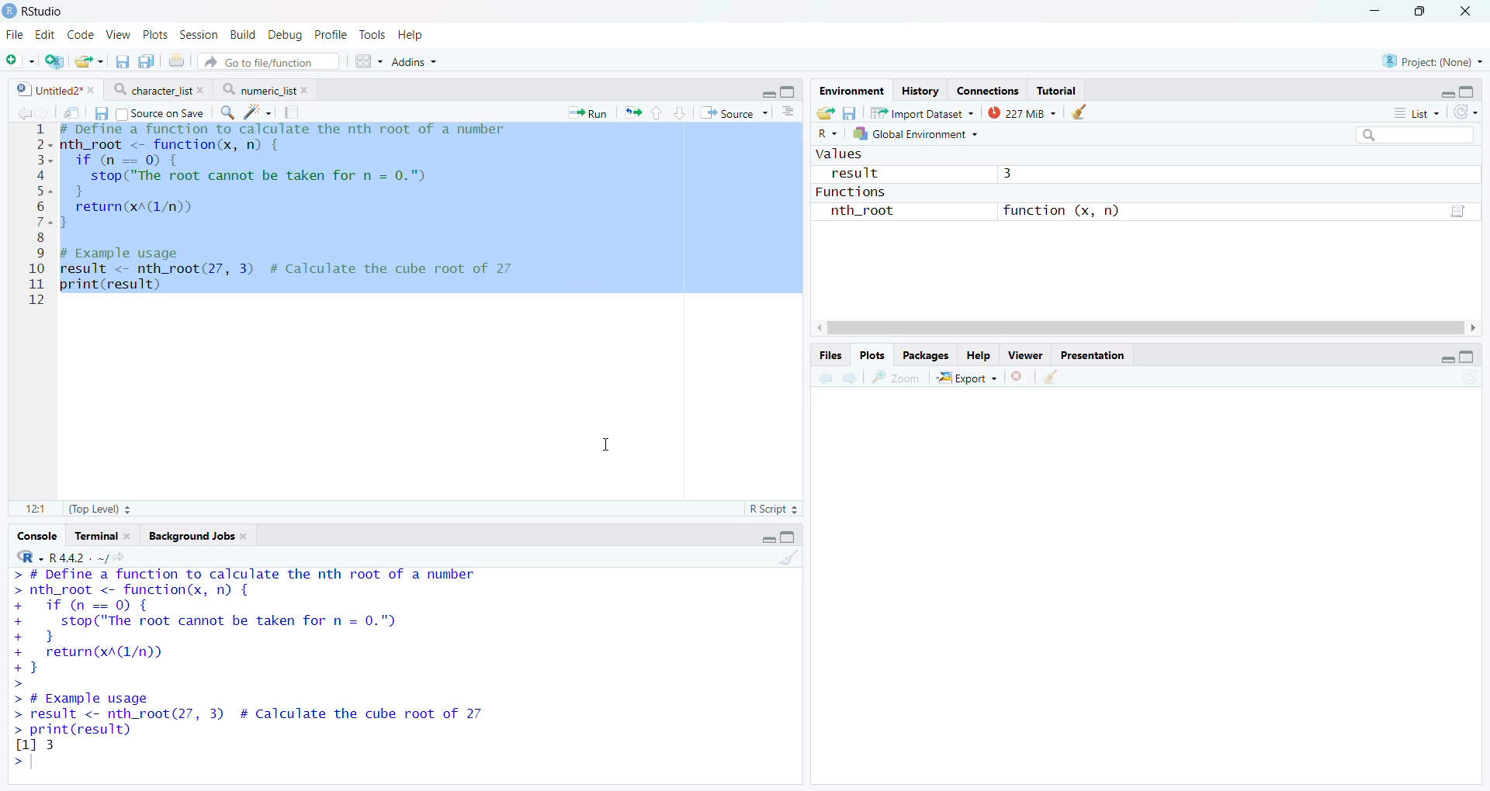 This screenshot has width=1490, height=791. Describe the element at coordinates (774, 509) in the screenshot. I see `R Script` at that location.